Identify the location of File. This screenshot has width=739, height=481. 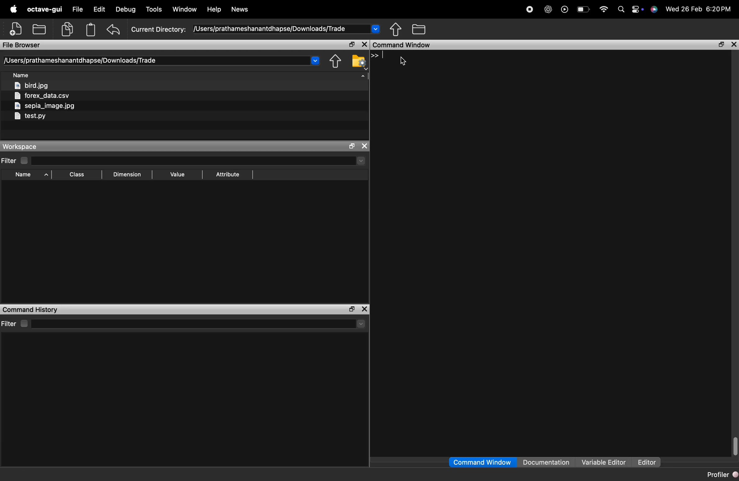
(78, 8).